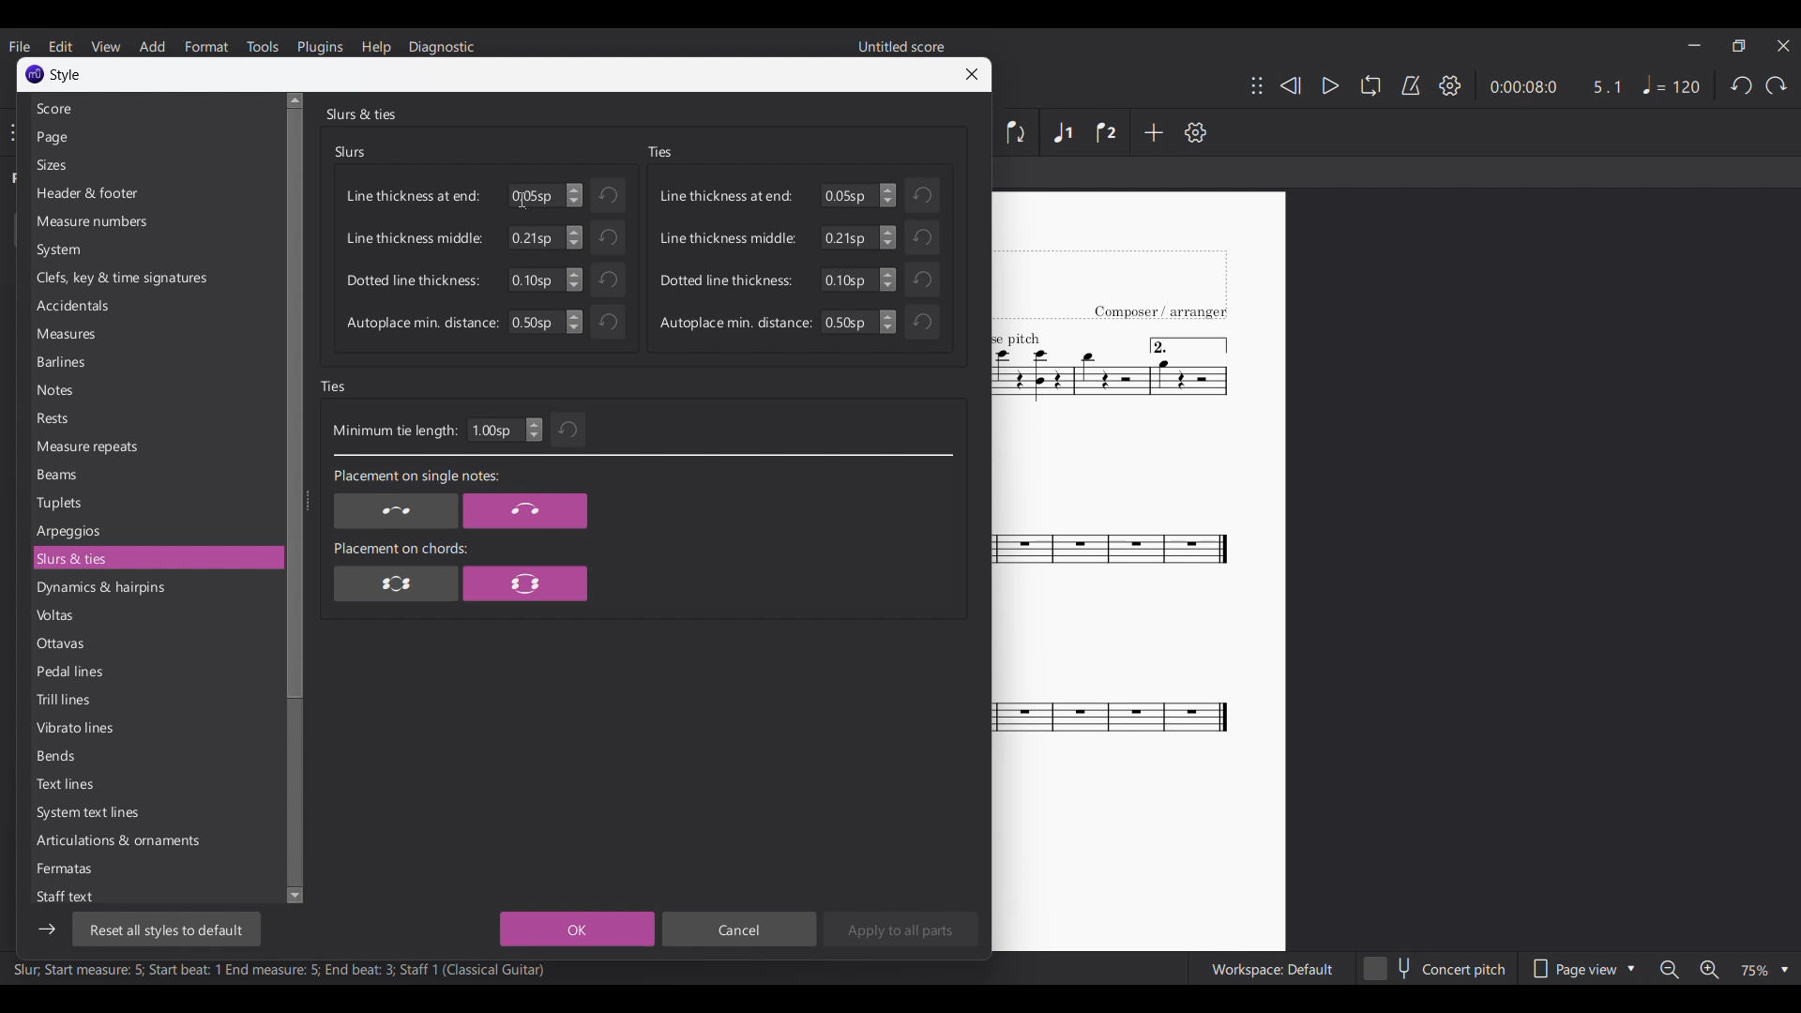 The image size is (1801, 1013). What do you see at coordinates (155, 390) in the screenshot?
I see `Notes` at bounding box center [155, 390].